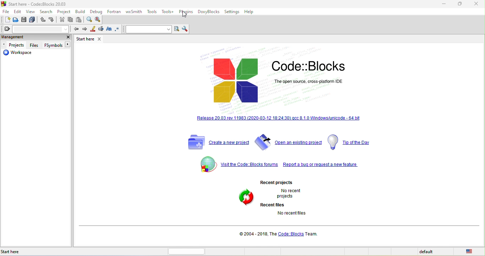 The width and height of the screenshot is (485, 256). Describe the element at coordinates (289, 143) in the screenshot. I see `open an existing project` at that location.